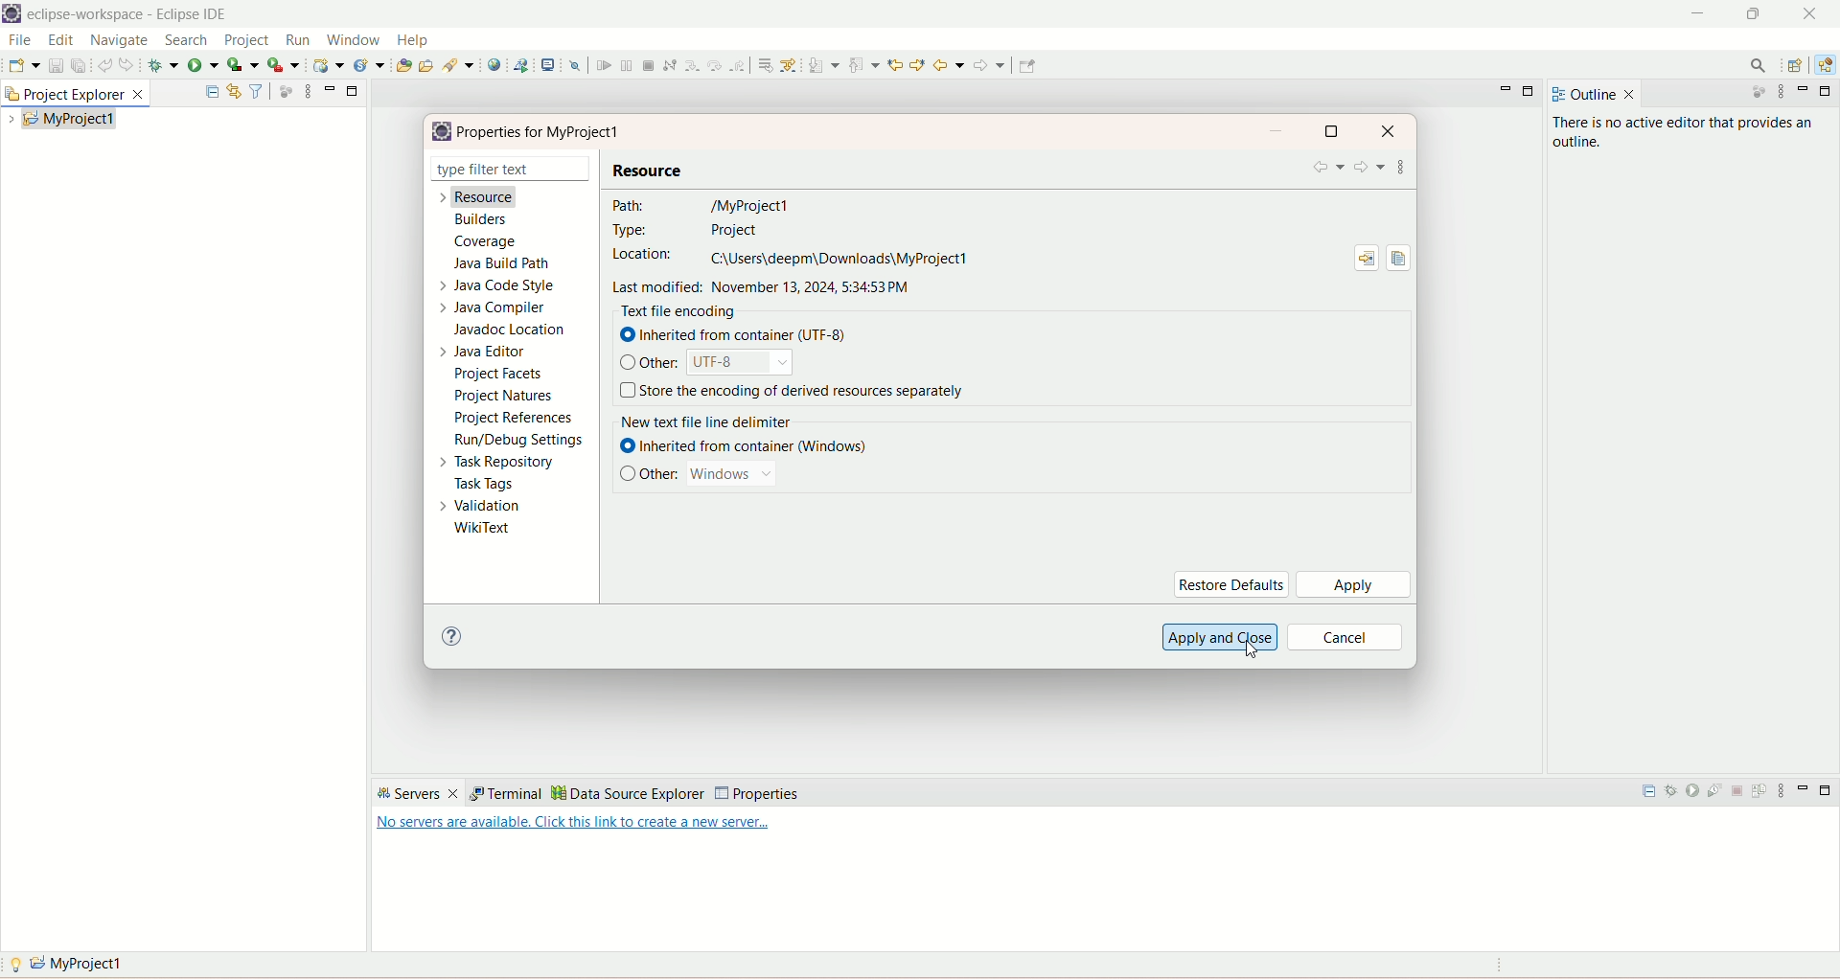 This screenshot has height=979, width=1840. Describe the element at coordinates (740, 64) in the screenshot. I see `step return` at that location.